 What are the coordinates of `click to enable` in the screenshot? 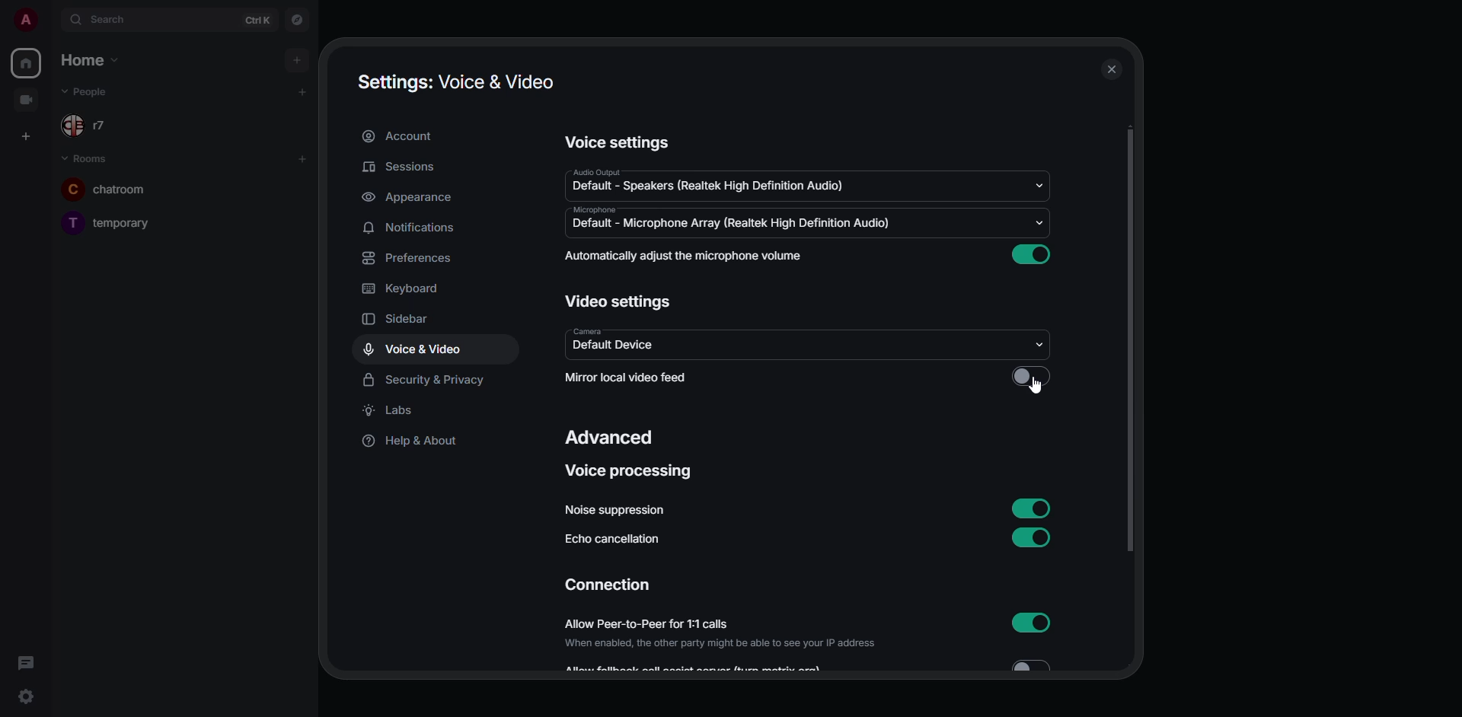 It's located at (1029, 377).